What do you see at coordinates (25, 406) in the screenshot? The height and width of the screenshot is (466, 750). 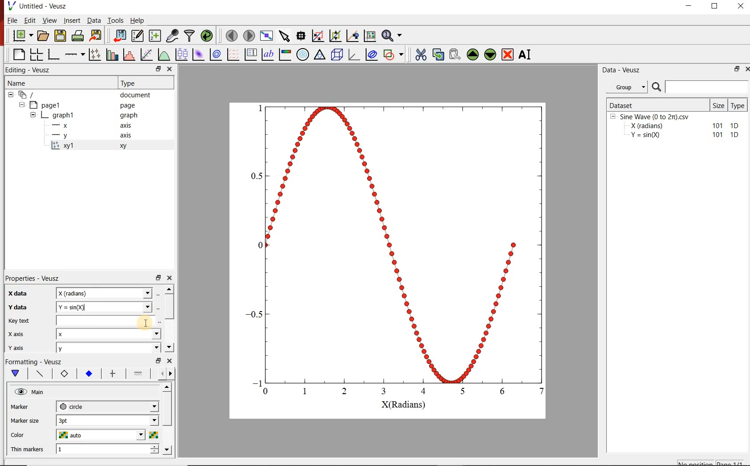 I see `Marker size` at bounding box center [25, 406].